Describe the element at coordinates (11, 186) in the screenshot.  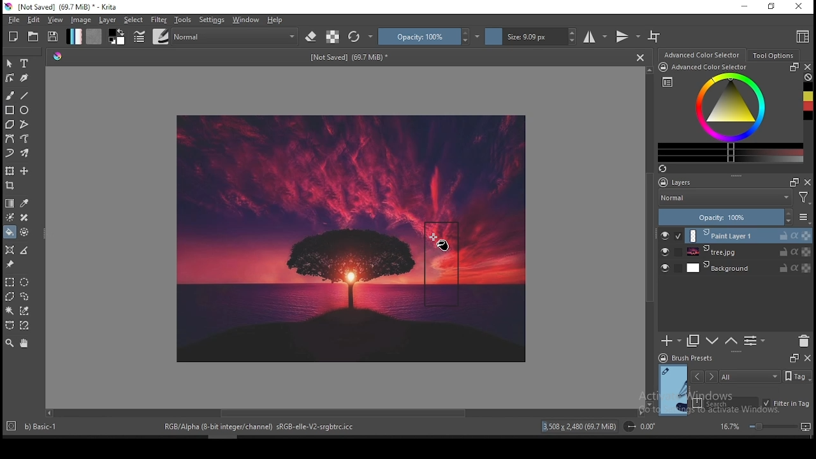
I see `crop tool` at that location.